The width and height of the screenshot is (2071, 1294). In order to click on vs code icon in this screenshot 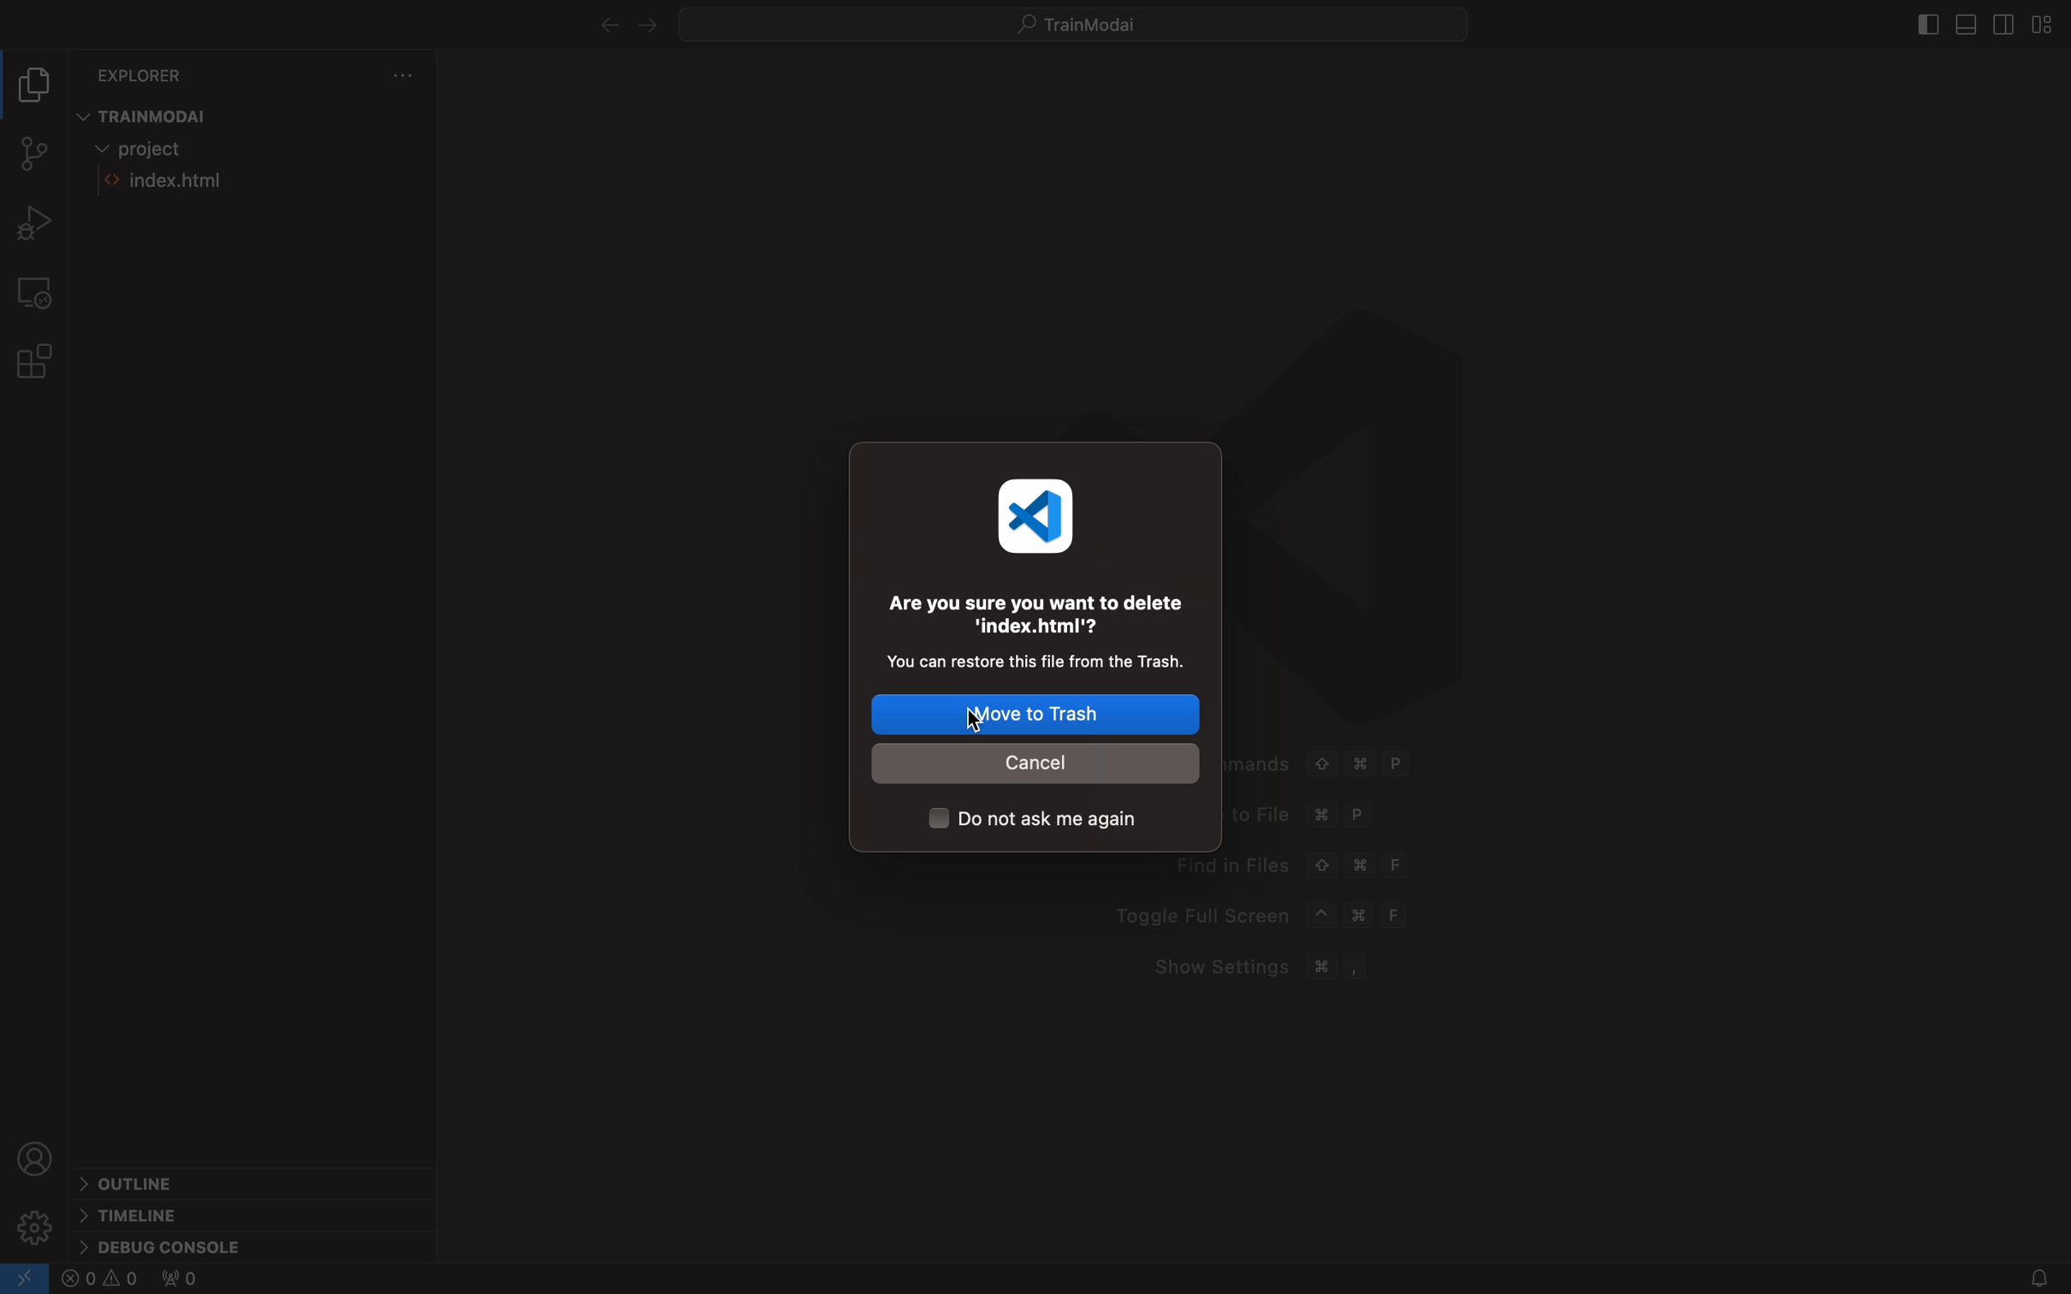, I will do `click(1040, 514)`.